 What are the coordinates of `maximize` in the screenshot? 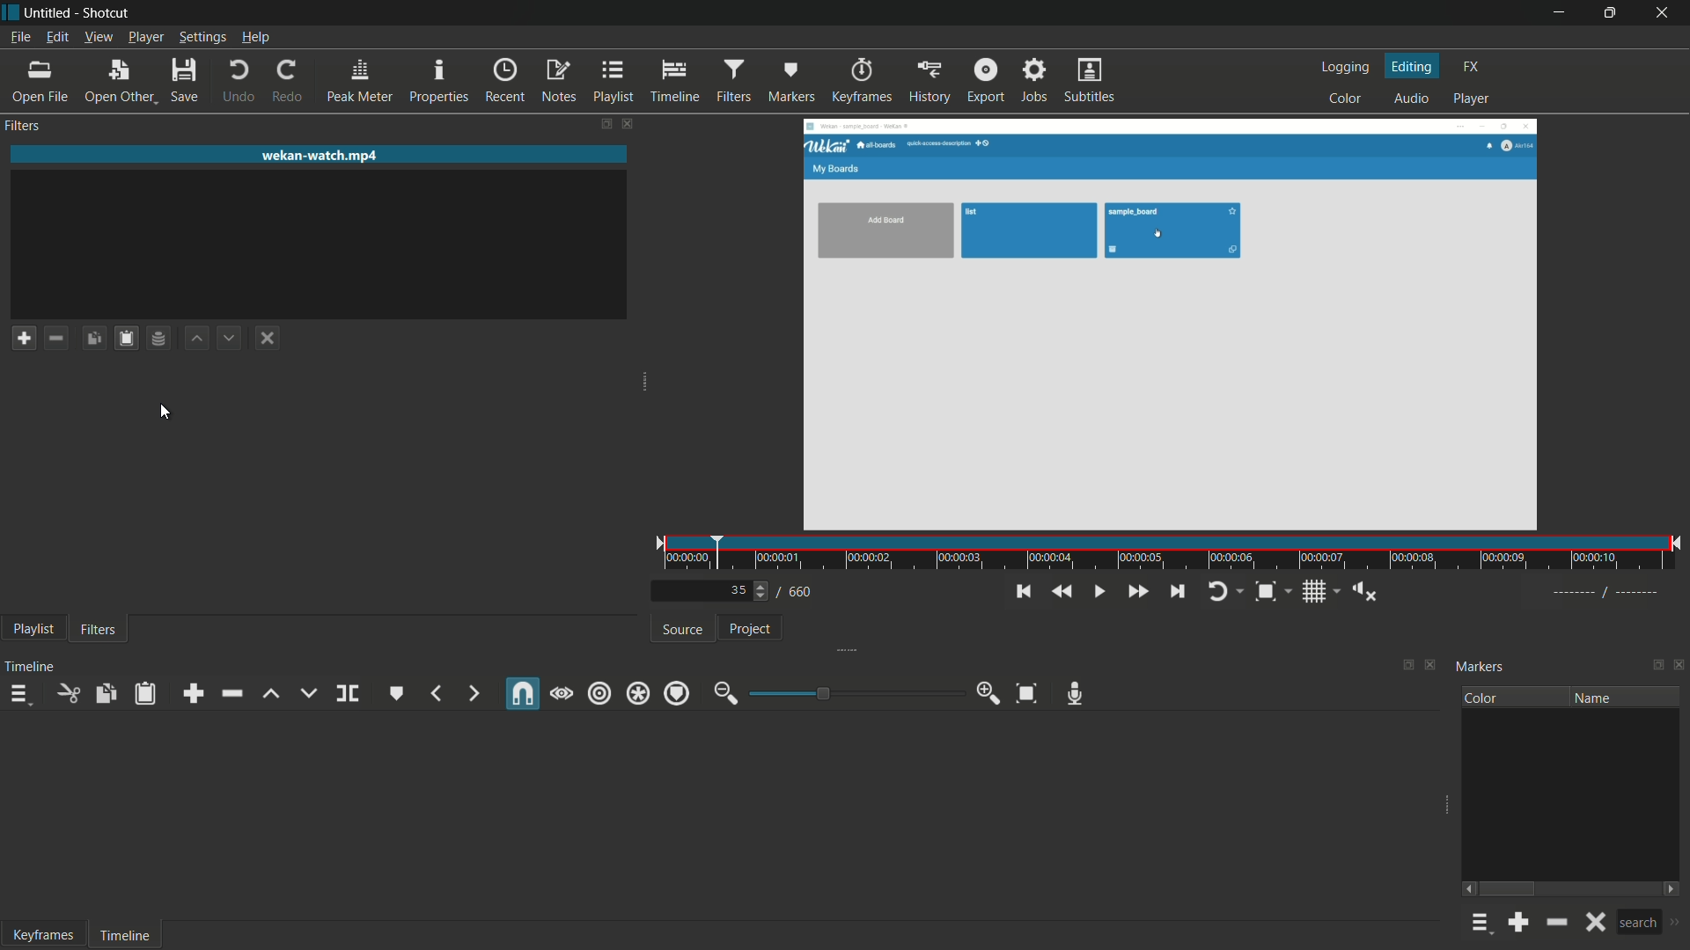 It's located at (1612, 13).